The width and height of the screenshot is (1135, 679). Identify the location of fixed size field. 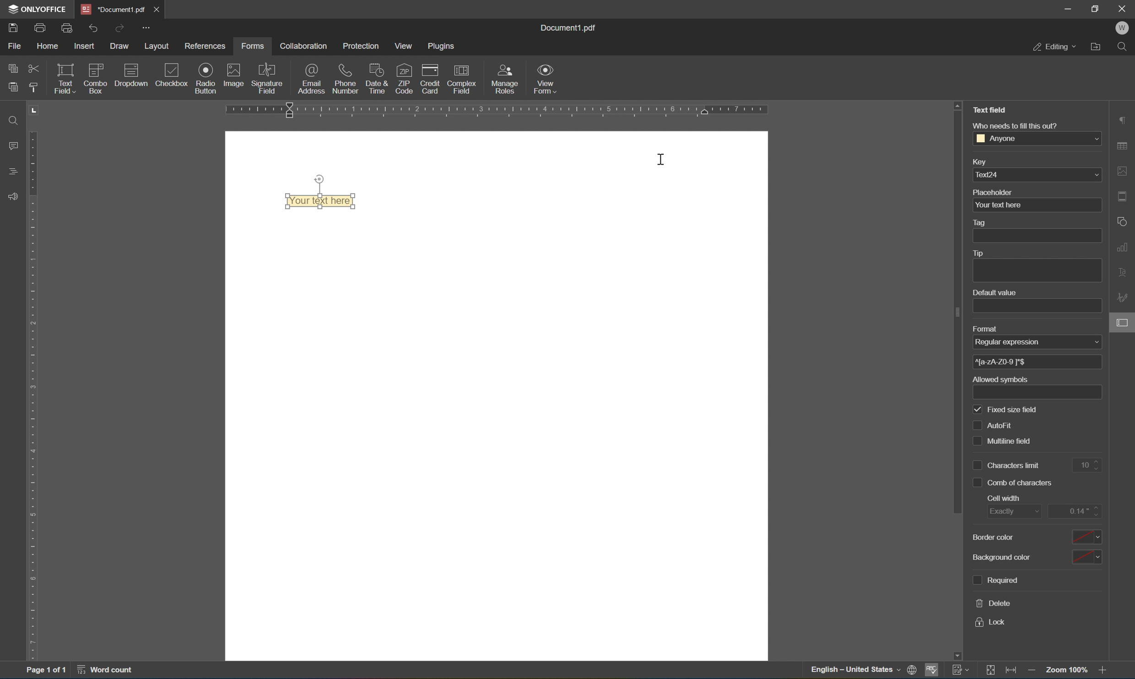
(1006, 410).